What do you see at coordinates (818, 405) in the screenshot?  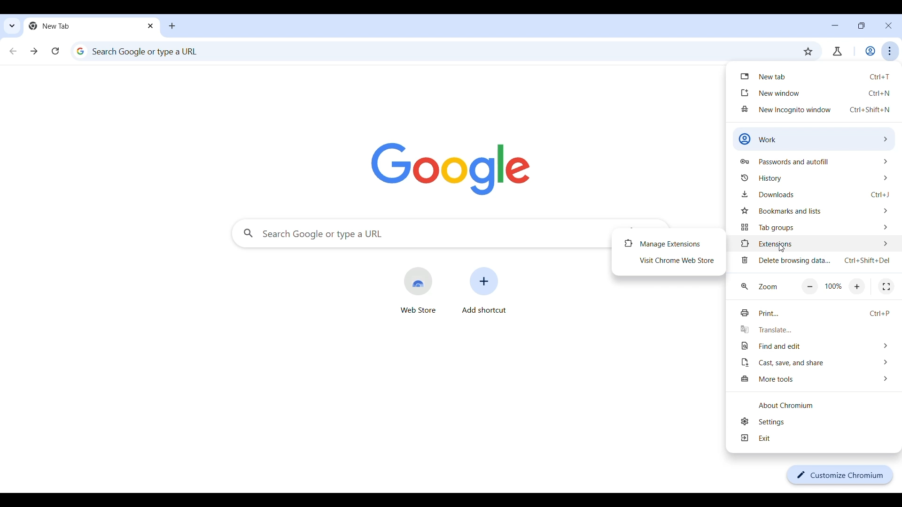 I see `Know more about Chromium` at bounding box center [818, 405].